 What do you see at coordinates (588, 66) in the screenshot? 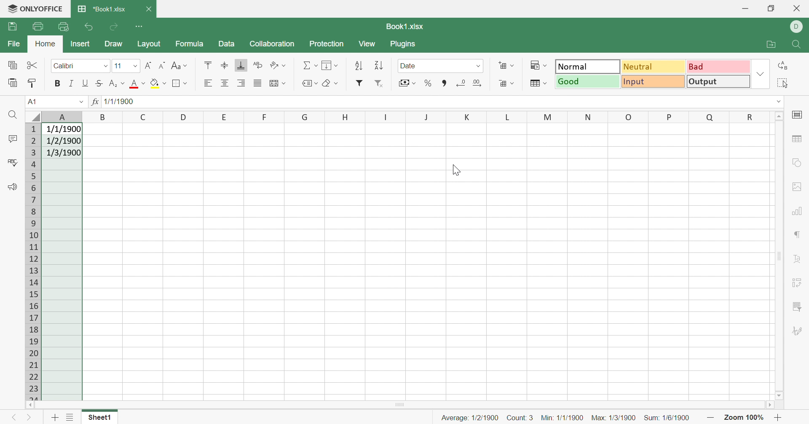
I see `Normal` at bounding box center [588, 66].